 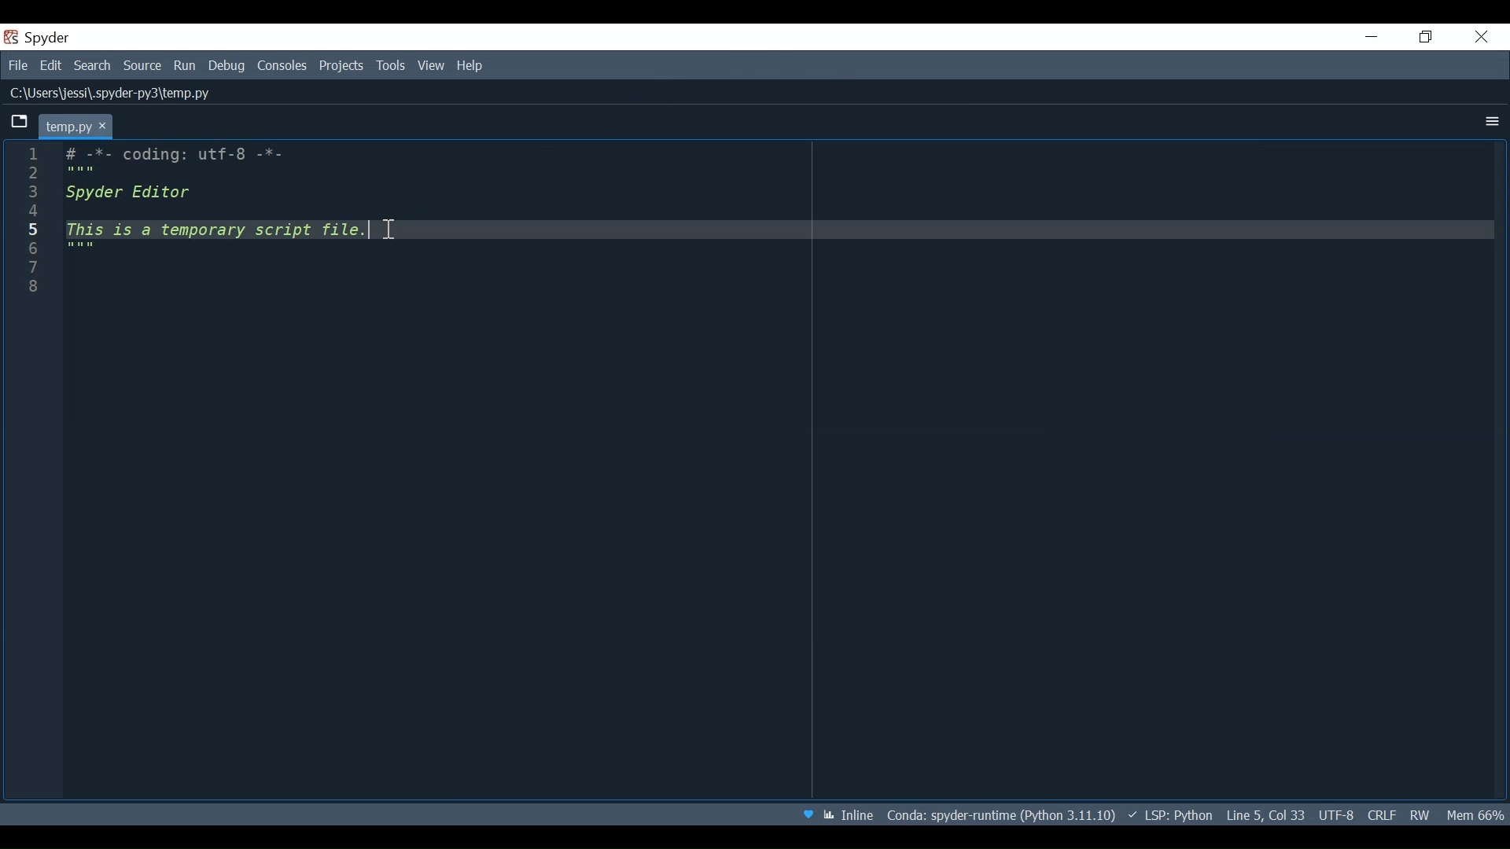 I want to click on Tools, so click(x=389, y=66).